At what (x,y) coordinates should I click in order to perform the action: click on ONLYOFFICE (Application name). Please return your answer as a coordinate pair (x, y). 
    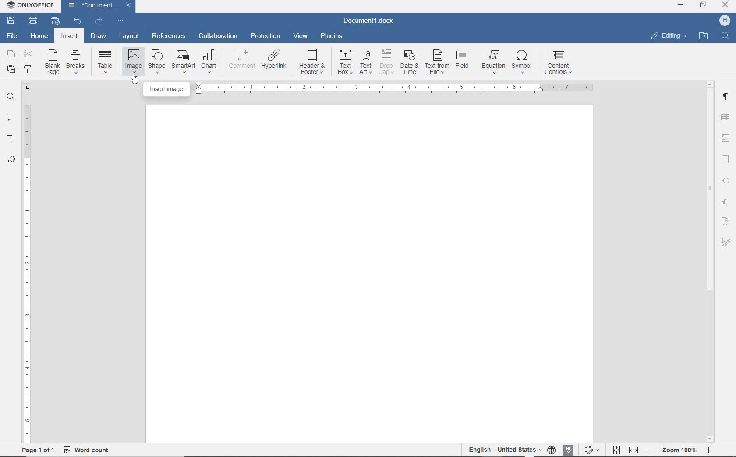
    Looking at the image, I should click on (28, 6).